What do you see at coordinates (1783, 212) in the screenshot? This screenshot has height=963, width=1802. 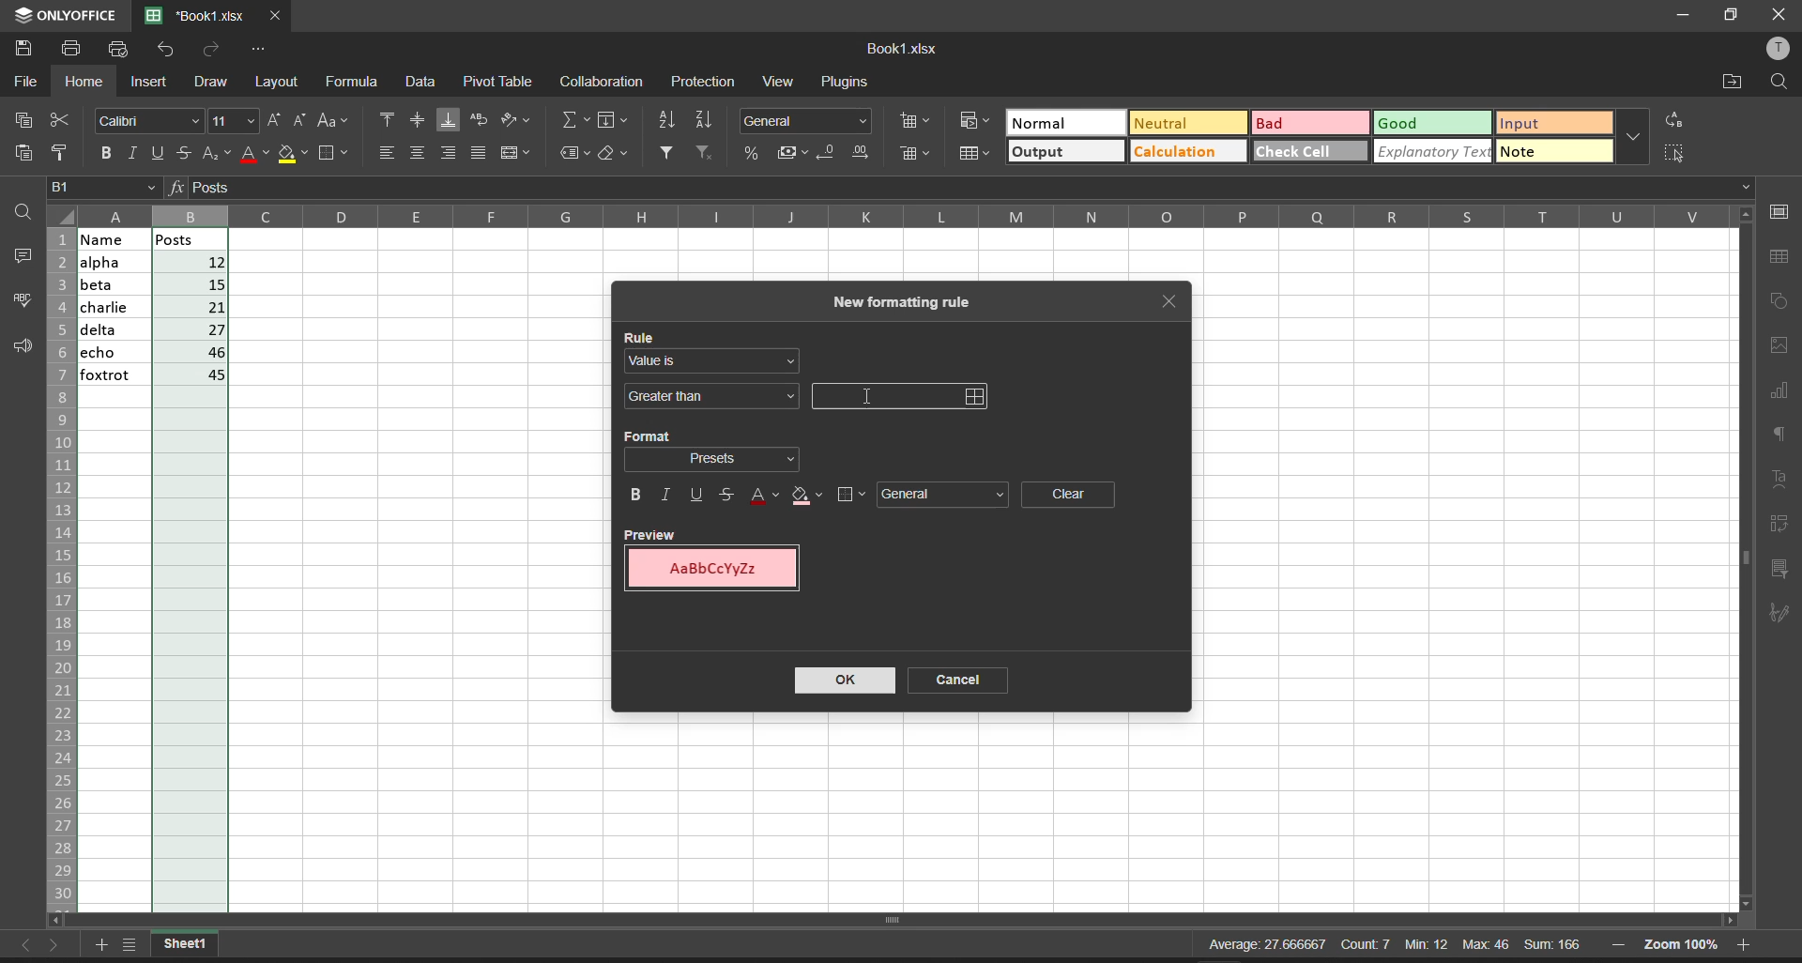 I see `cell settings` at bounding box center [1783, 212].